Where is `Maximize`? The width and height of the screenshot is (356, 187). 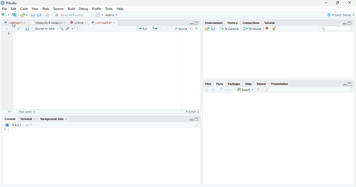 Maximize is located at coordinates (337, 3).